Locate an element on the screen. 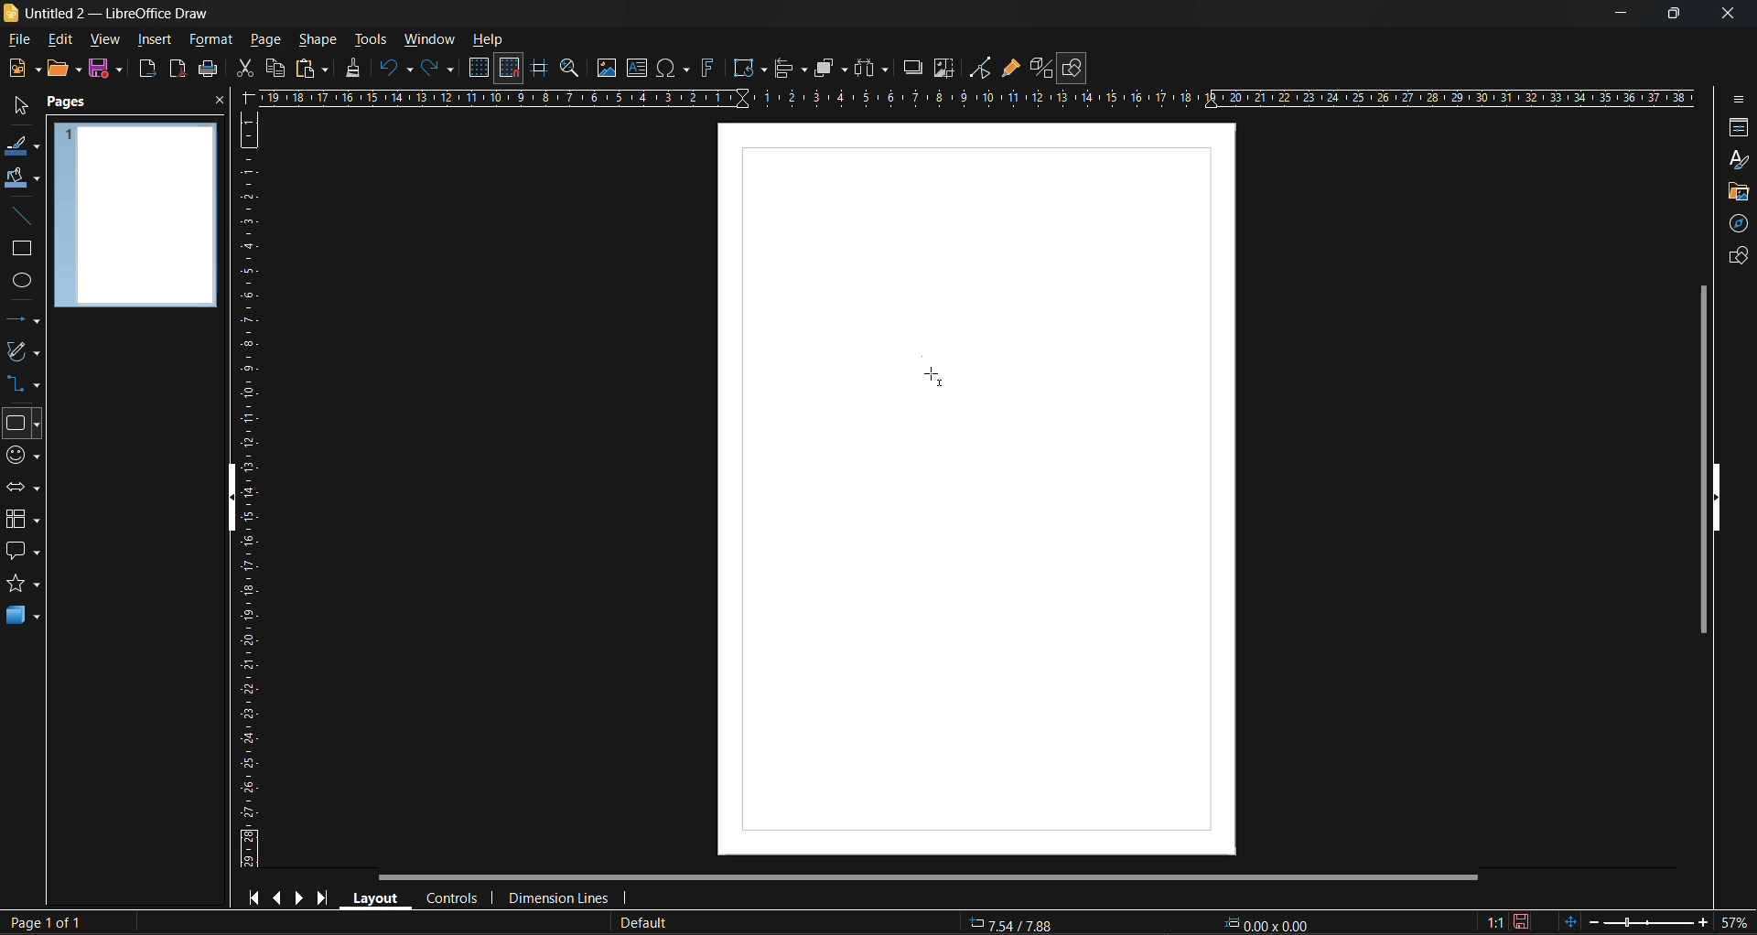 This screenshot has width=1757, height=935. shapes is located at coordinates (1736, 255).